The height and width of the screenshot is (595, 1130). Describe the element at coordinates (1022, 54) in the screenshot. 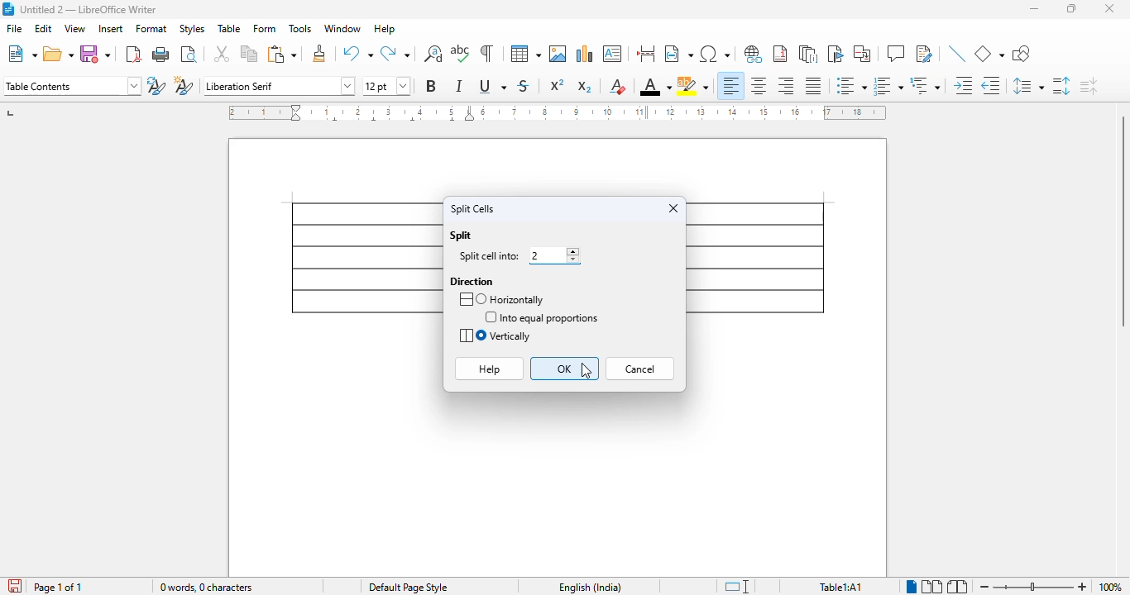

I see `show draw functions` at that location.